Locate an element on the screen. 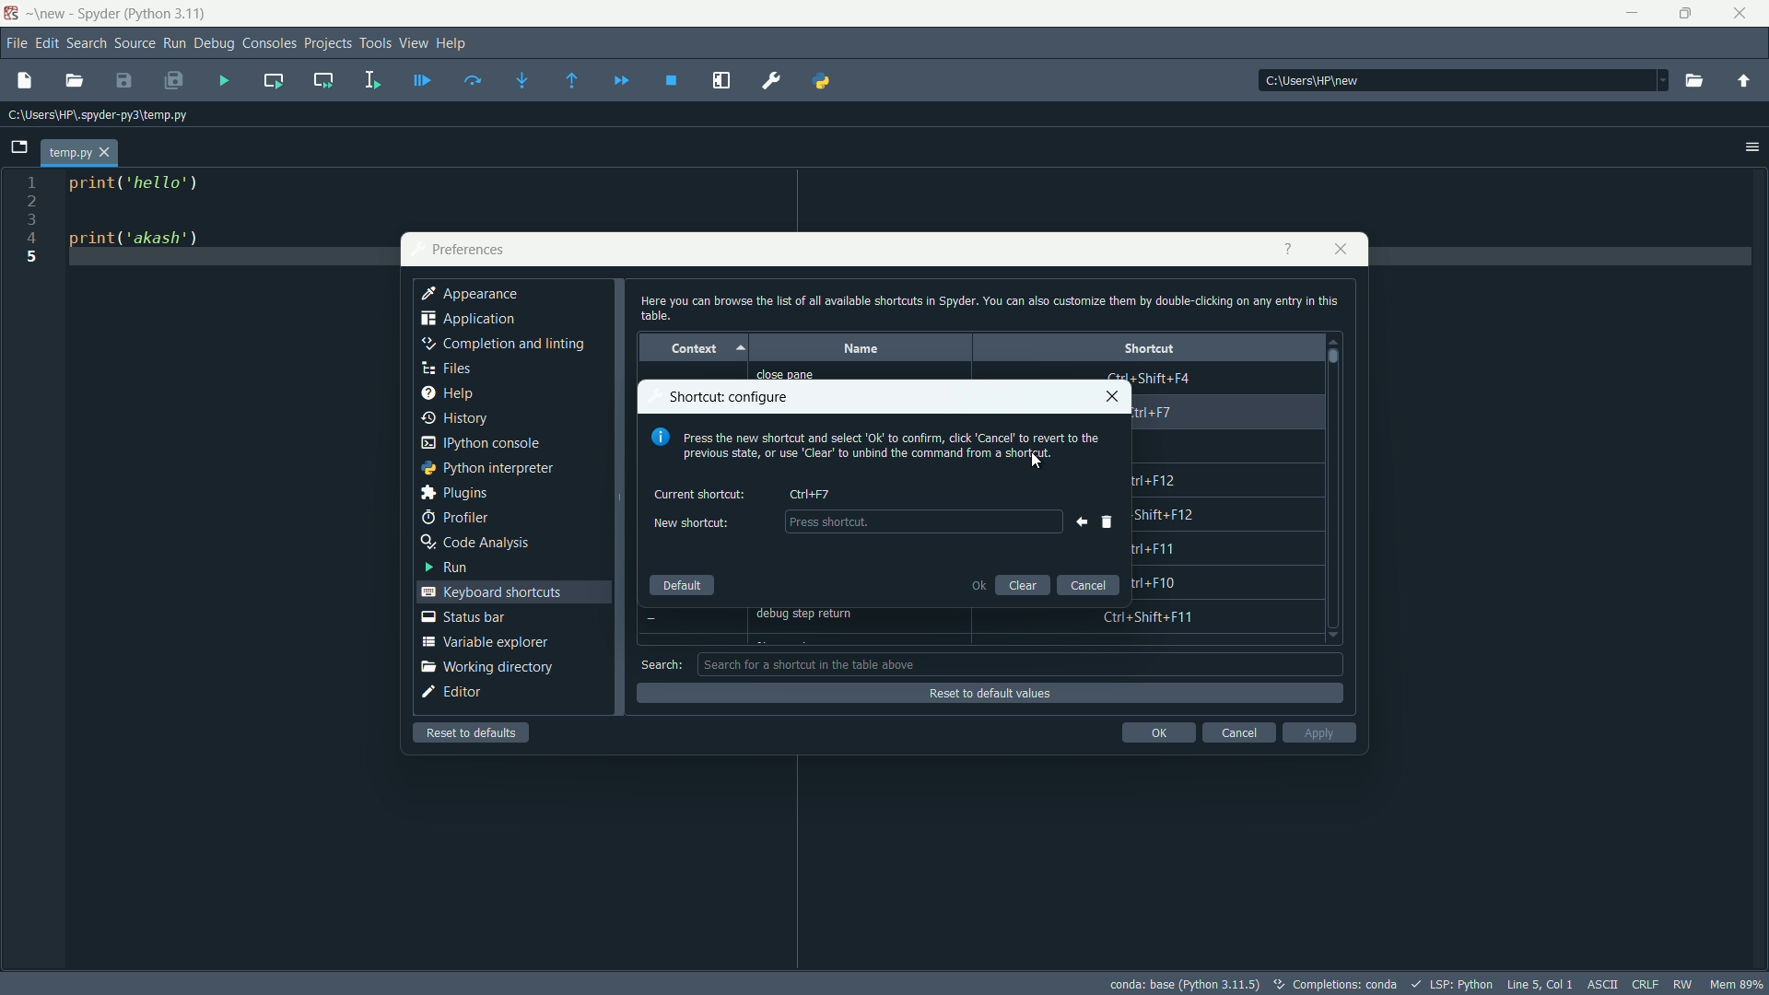  new shortcut is located at coordinates (688, 523).